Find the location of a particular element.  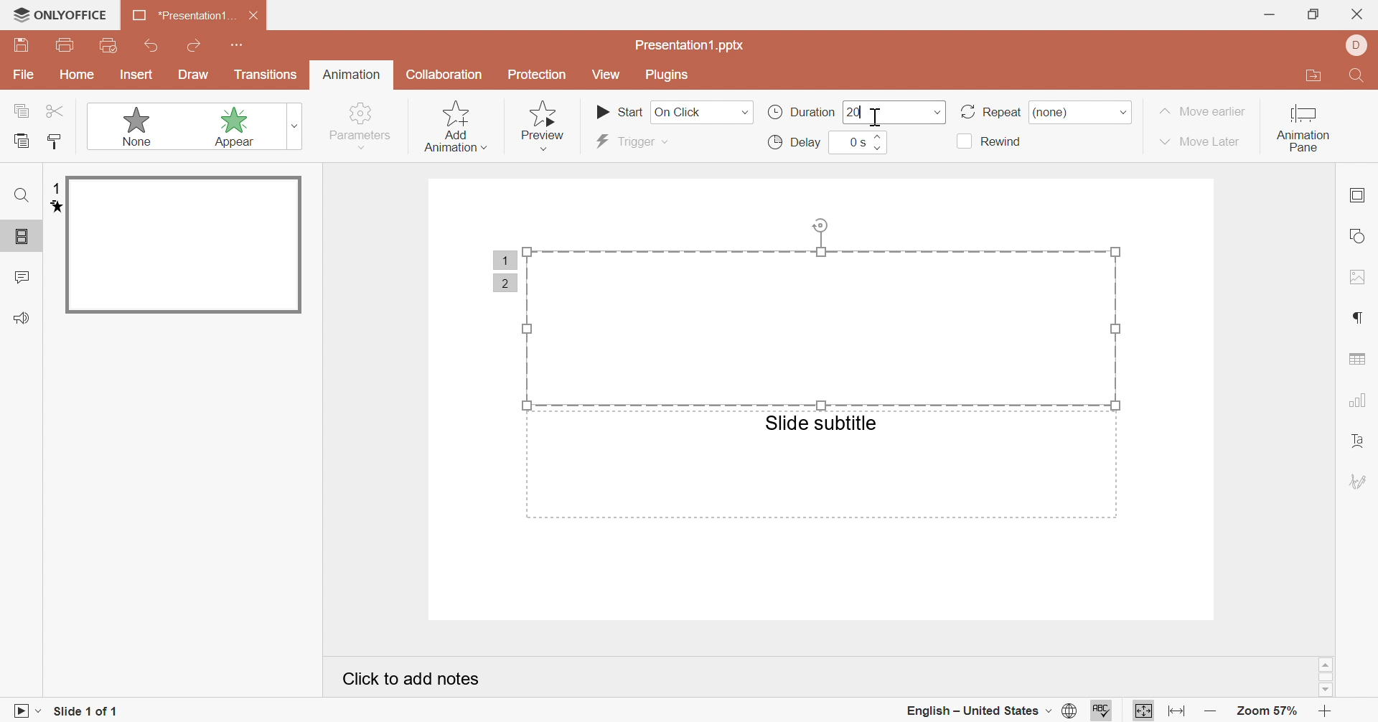

slide subtitle is located at coordinates (821, 423).